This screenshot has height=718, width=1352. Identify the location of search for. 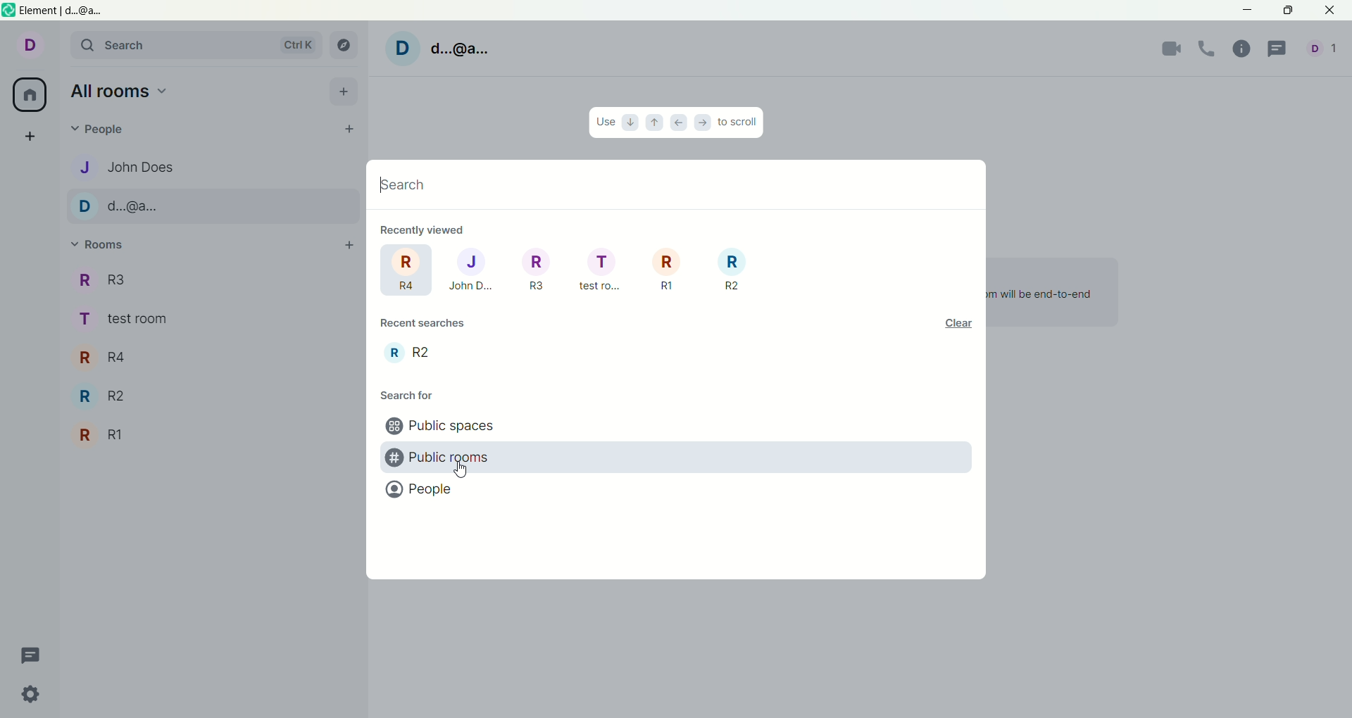
(408, 394).